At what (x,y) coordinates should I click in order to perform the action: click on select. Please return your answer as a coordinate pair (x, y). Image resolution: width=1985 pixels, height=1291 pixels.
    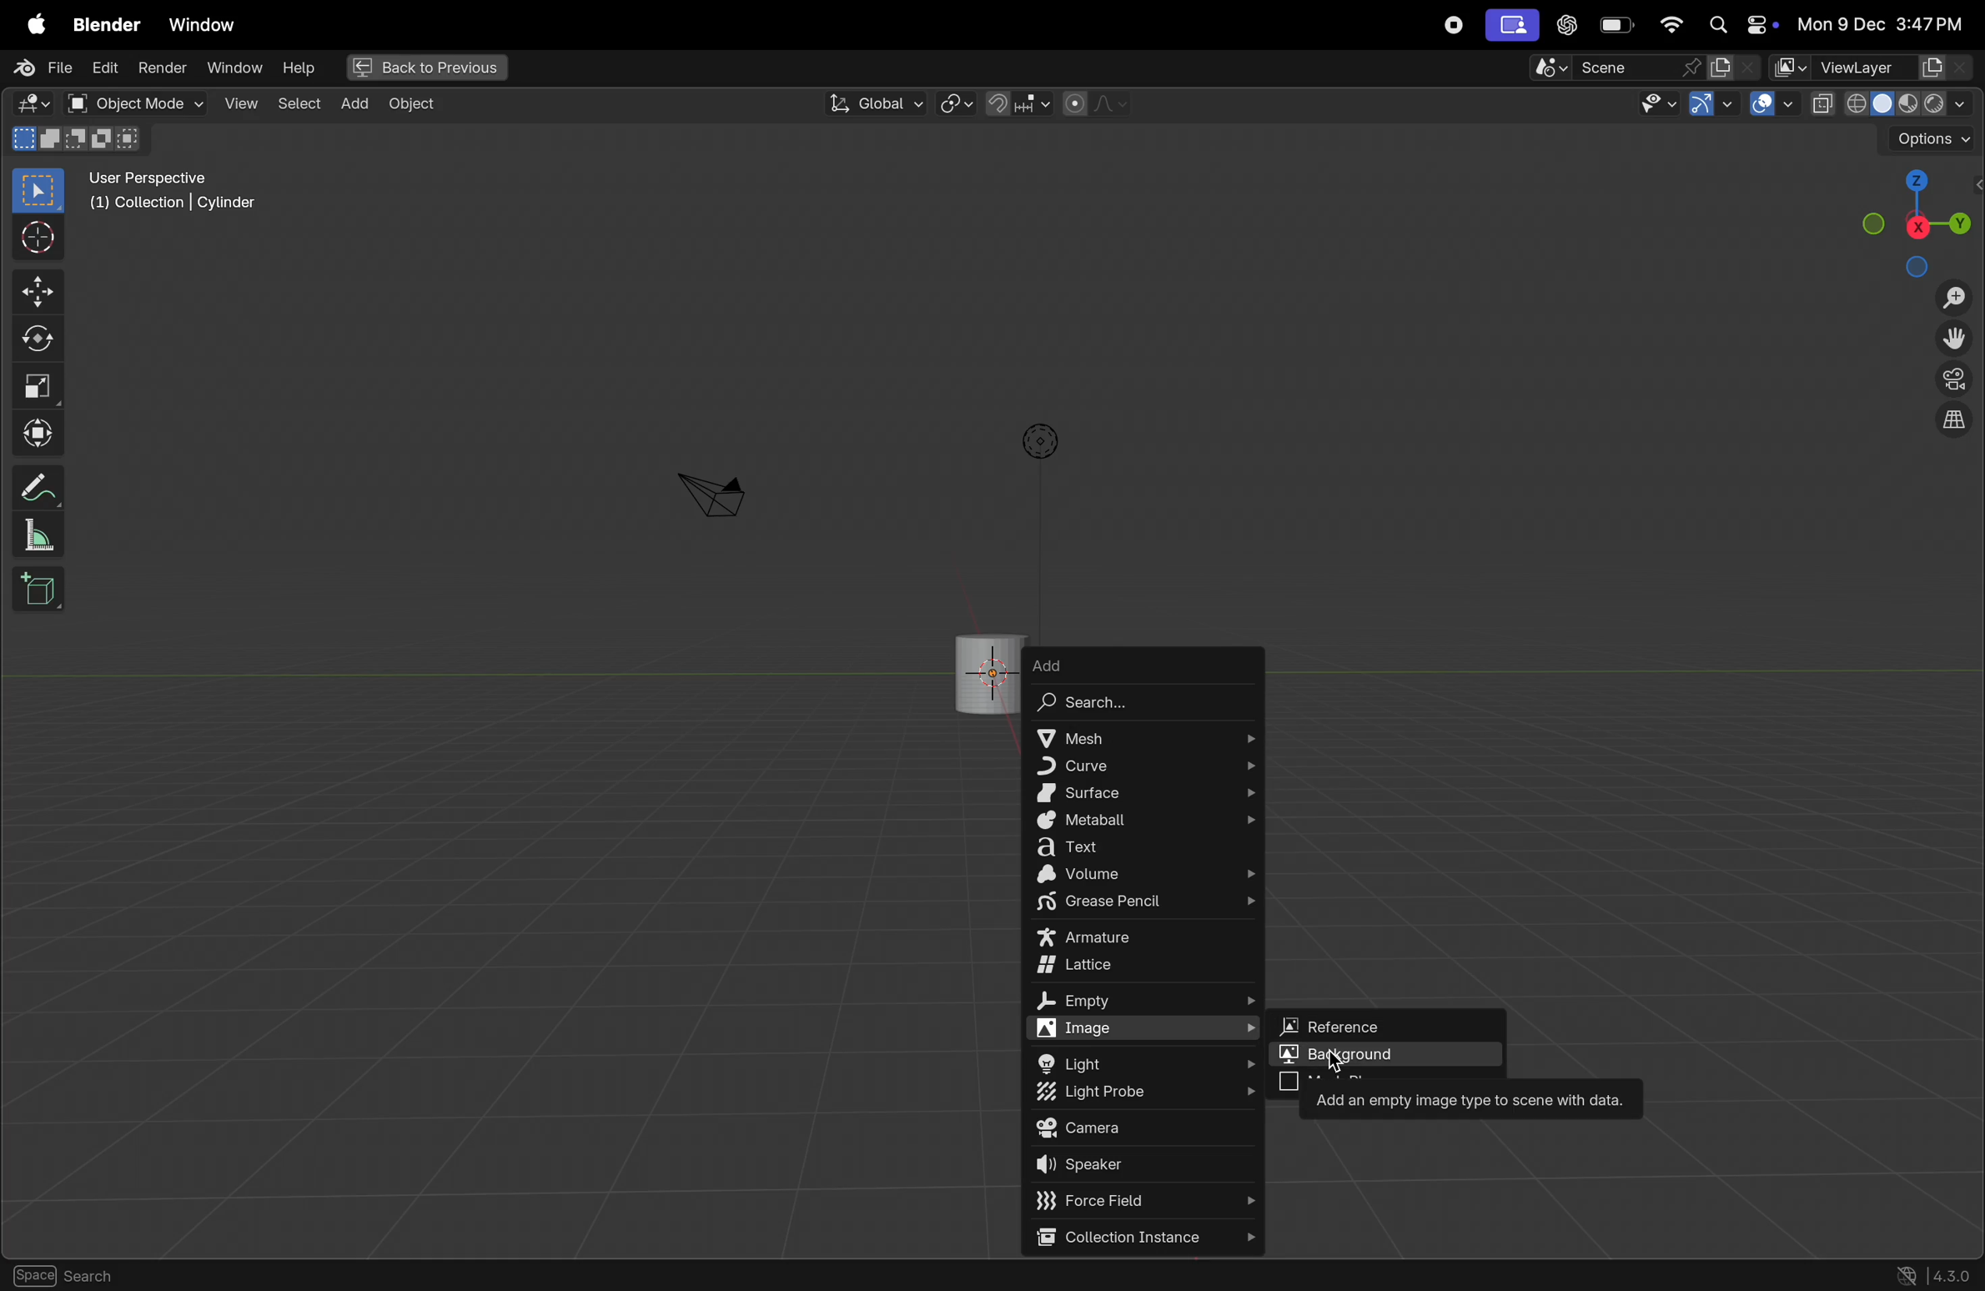
    Looking at the image, I should click on (299, 104).